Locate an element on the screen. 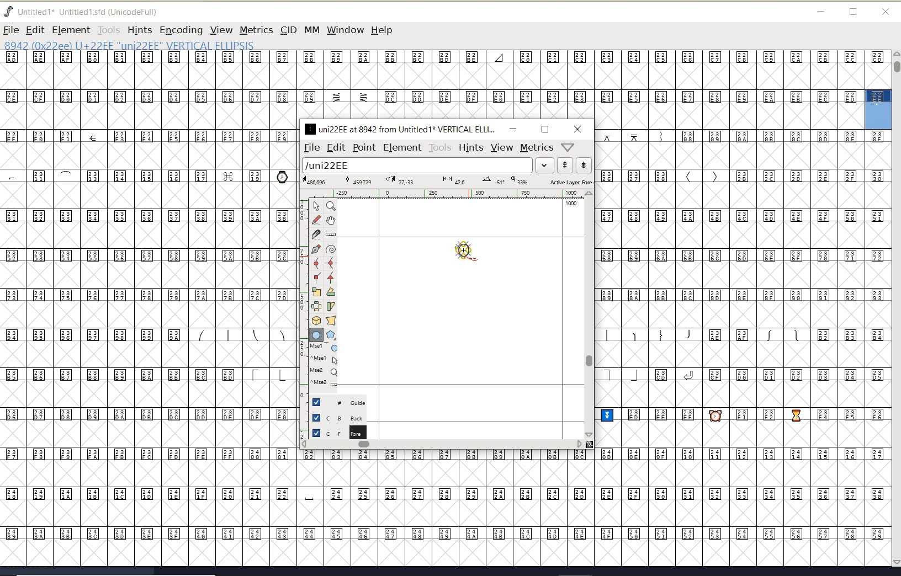  load word list is located at coordinates (426, 166).